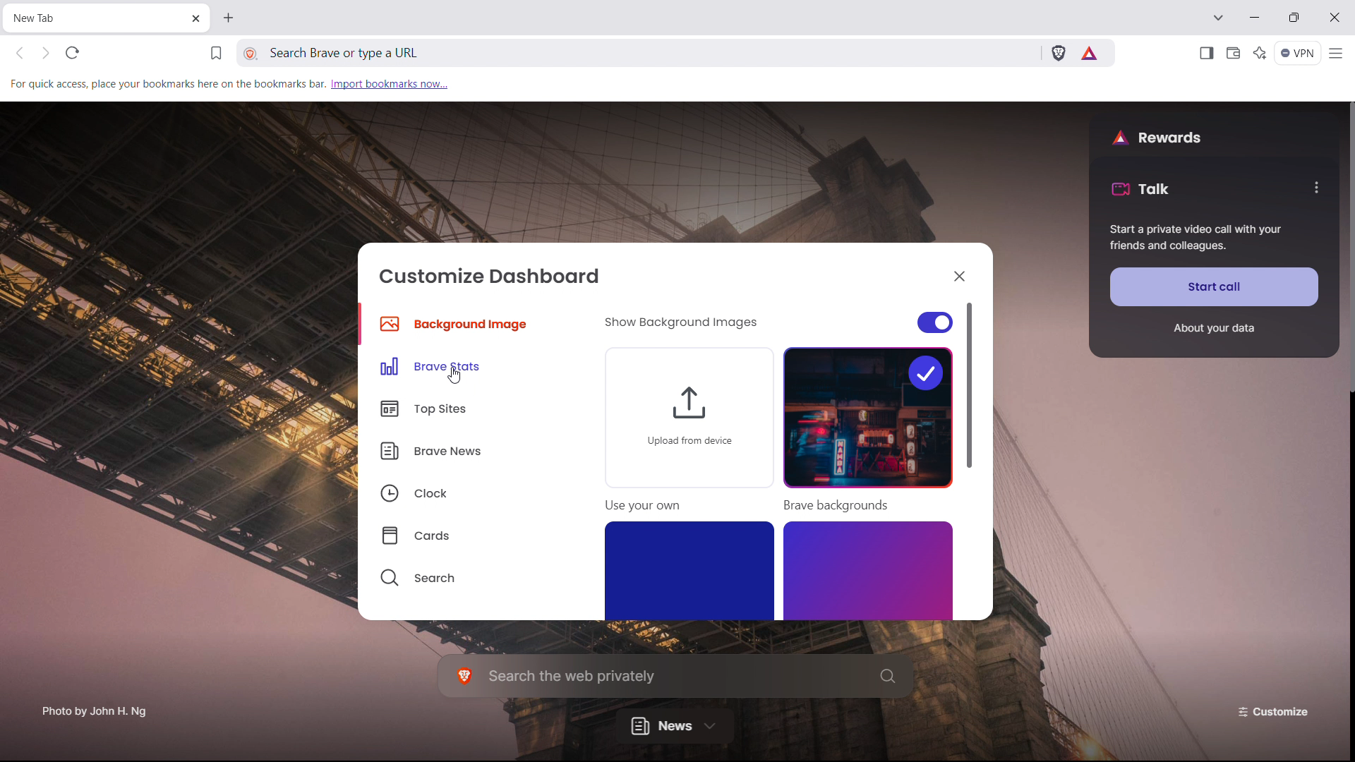  What do you see at coordinates (1276, 710) in the screenshot?
I see `customize` at bounding box center [1276, 710].